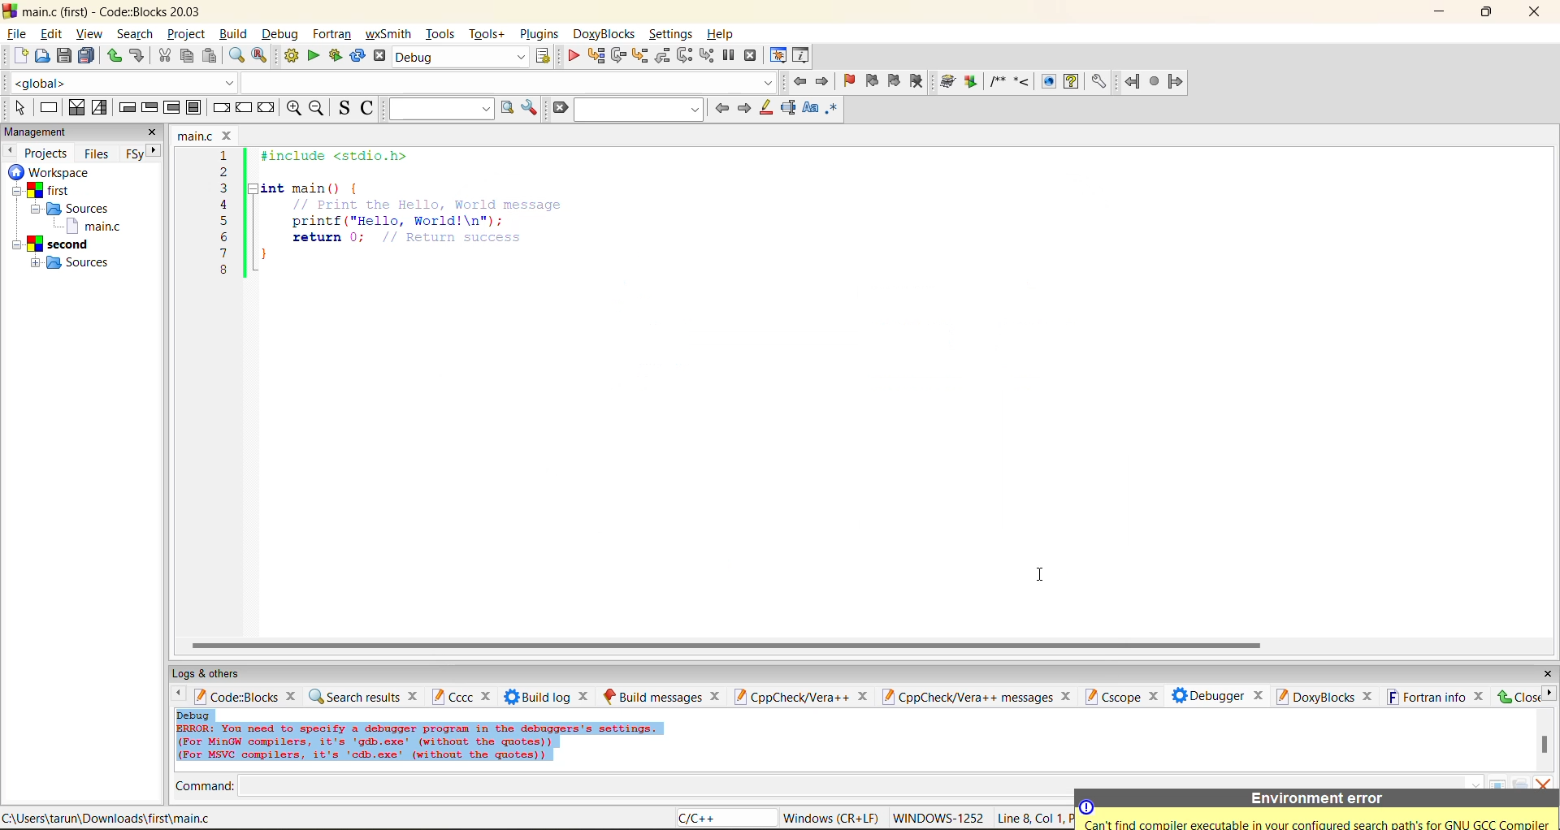 This screenshot has height=830, width=1560. I want to click on management, so click(38, 133).